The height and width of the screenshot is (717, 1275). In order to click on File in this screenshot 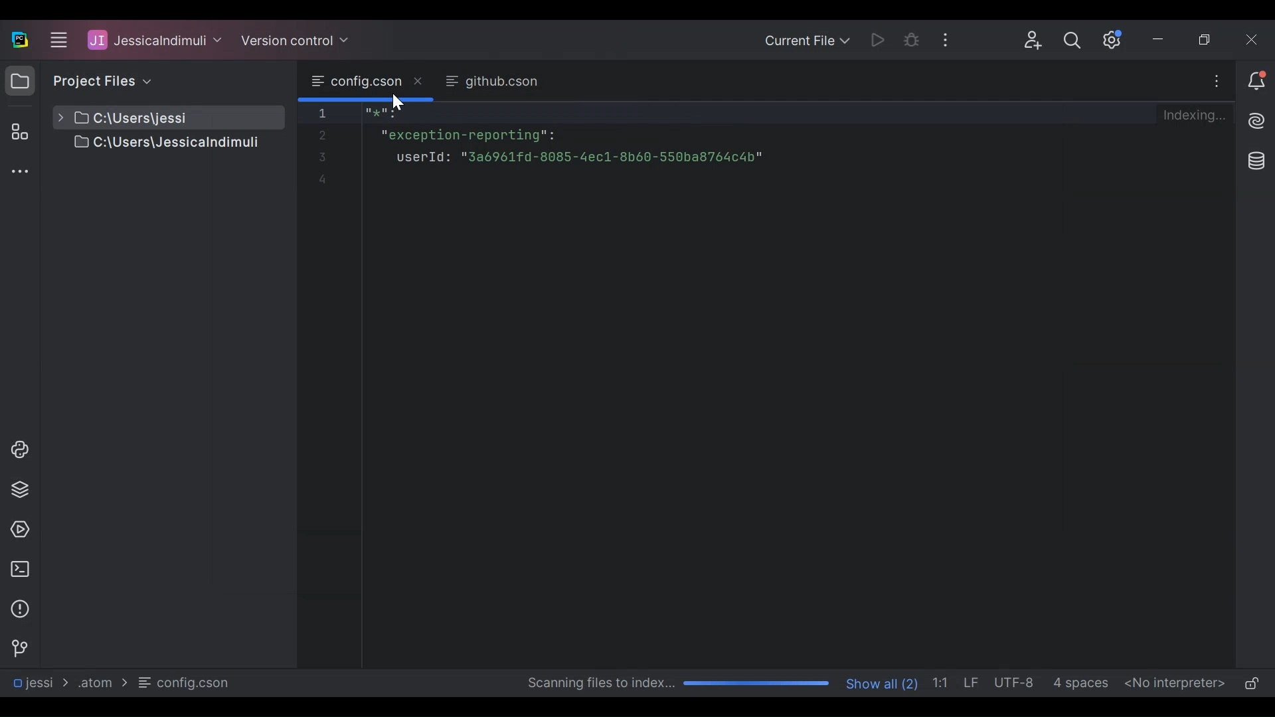, I will do `click(186, 682)`.